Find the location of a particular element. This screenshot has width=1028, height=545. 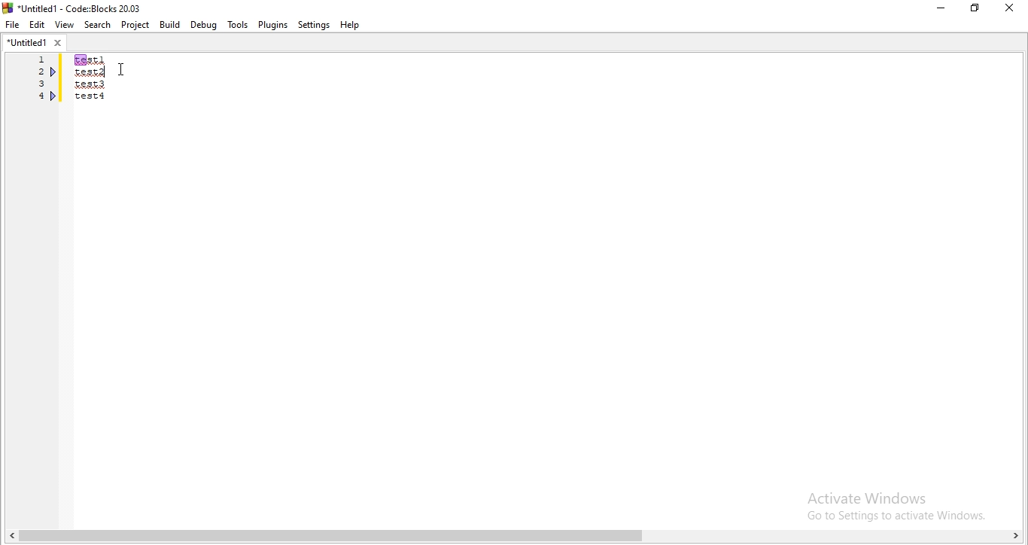

Plugins  is located at coordinates (272, 24).